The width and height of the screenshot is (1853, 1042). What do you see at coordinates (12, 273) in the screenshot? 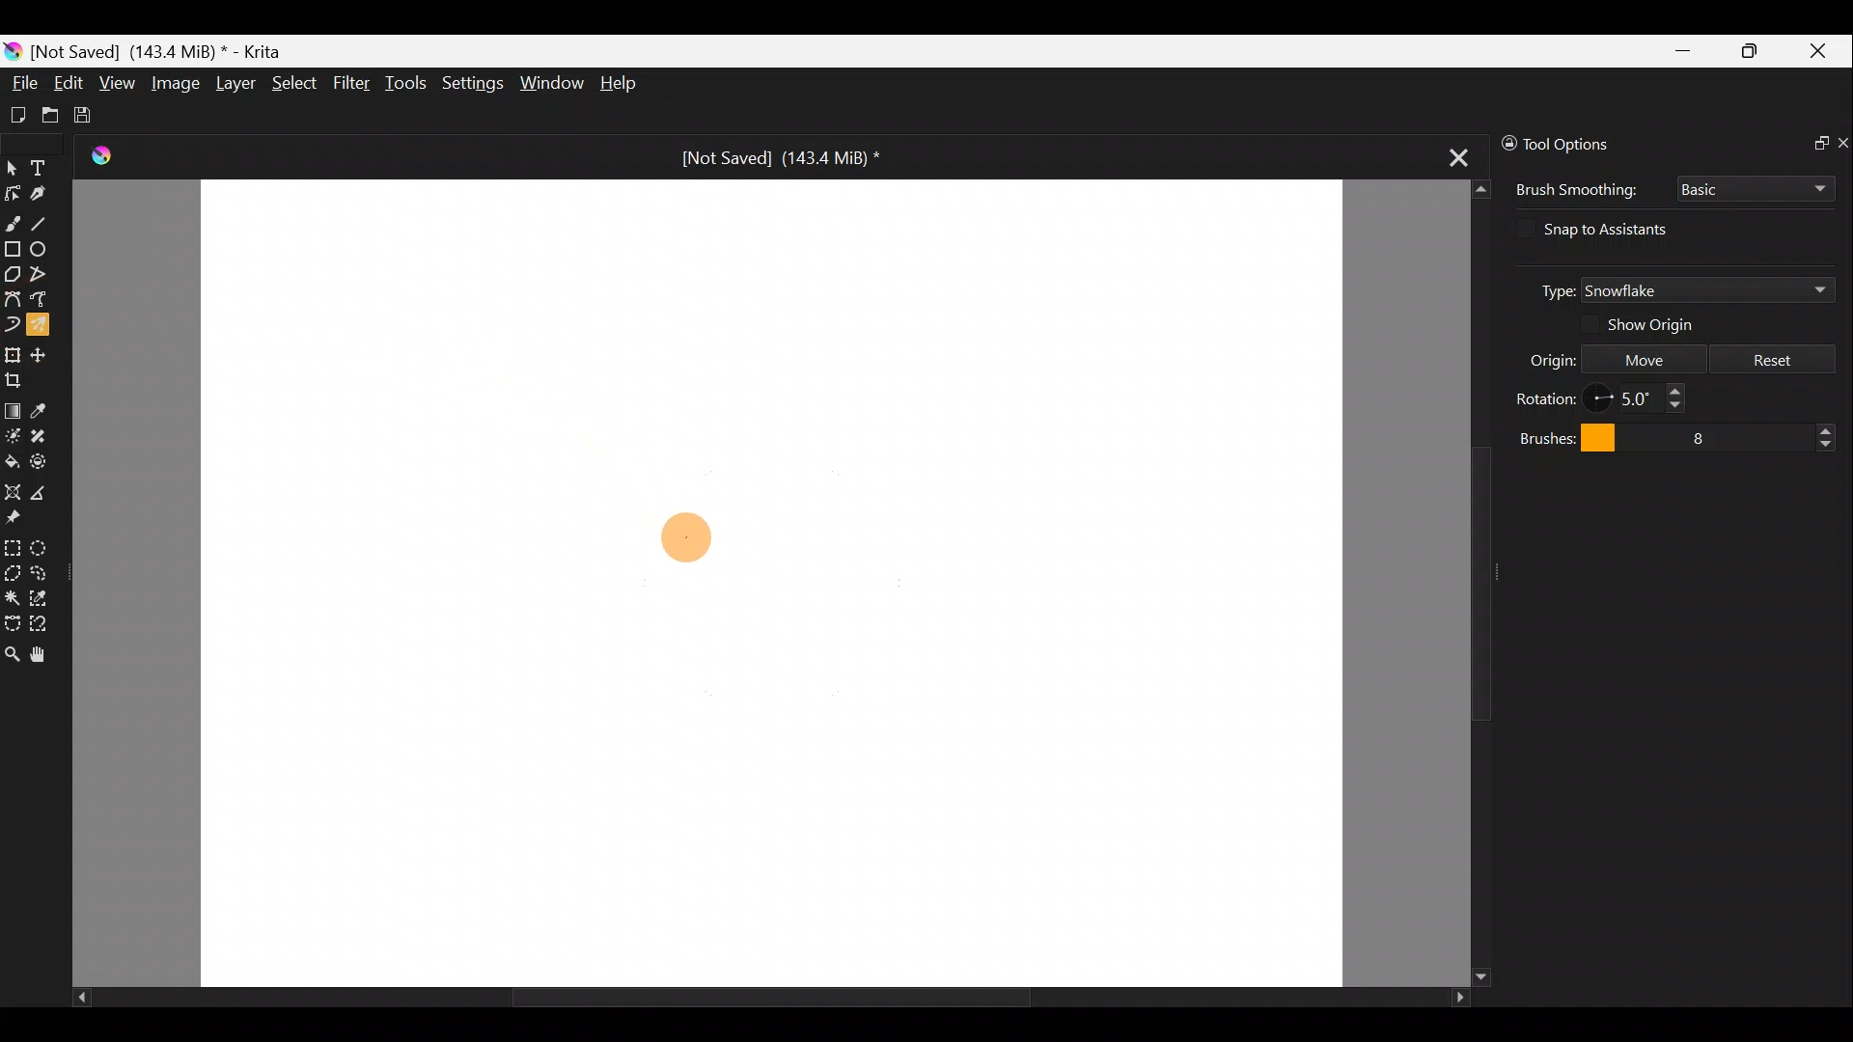
I see `Polygon` at bounding box center [12, 273].